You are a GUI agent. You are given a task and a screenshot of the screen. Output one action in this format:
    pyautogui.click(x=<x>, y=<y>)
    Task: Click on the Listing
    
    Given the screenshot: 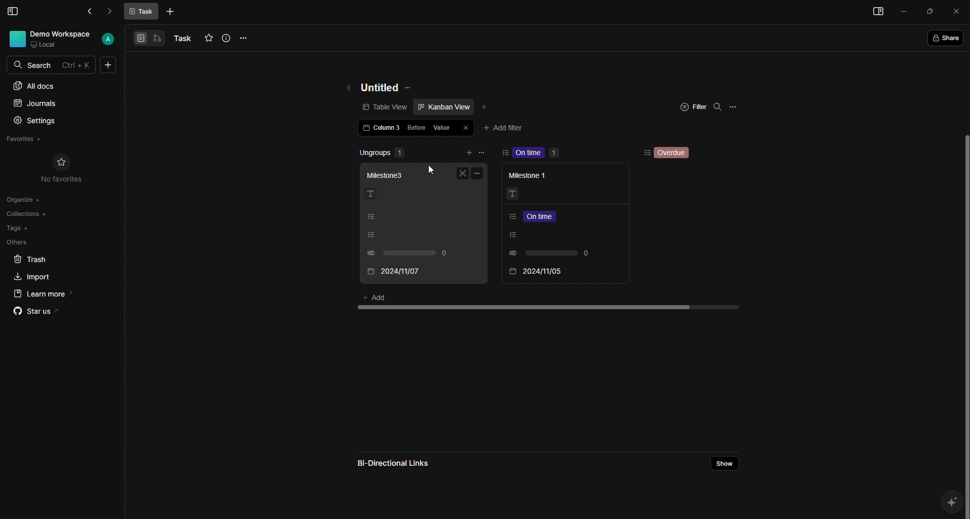 What is the action you would take?
    pyautogui.click(x=379, y=235)
    